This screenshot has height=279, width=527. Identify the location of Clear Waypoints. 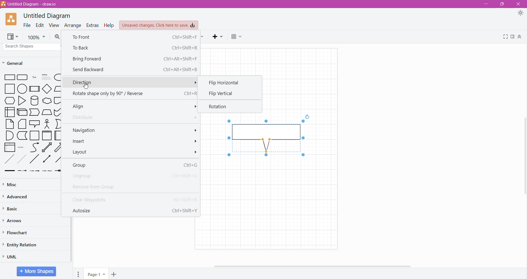
(132, 199).